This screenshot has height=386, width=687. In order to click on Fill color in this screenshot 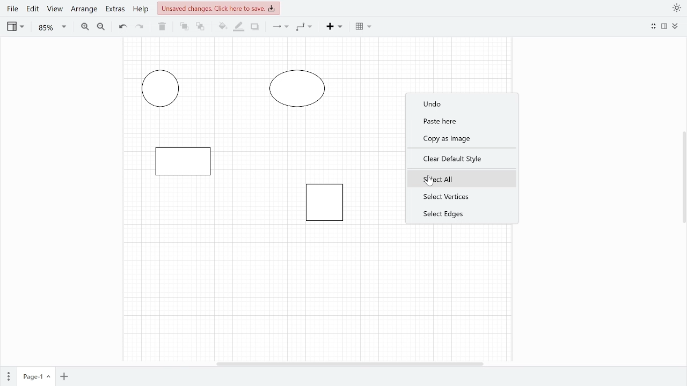, I will do `click(221, 26)`.